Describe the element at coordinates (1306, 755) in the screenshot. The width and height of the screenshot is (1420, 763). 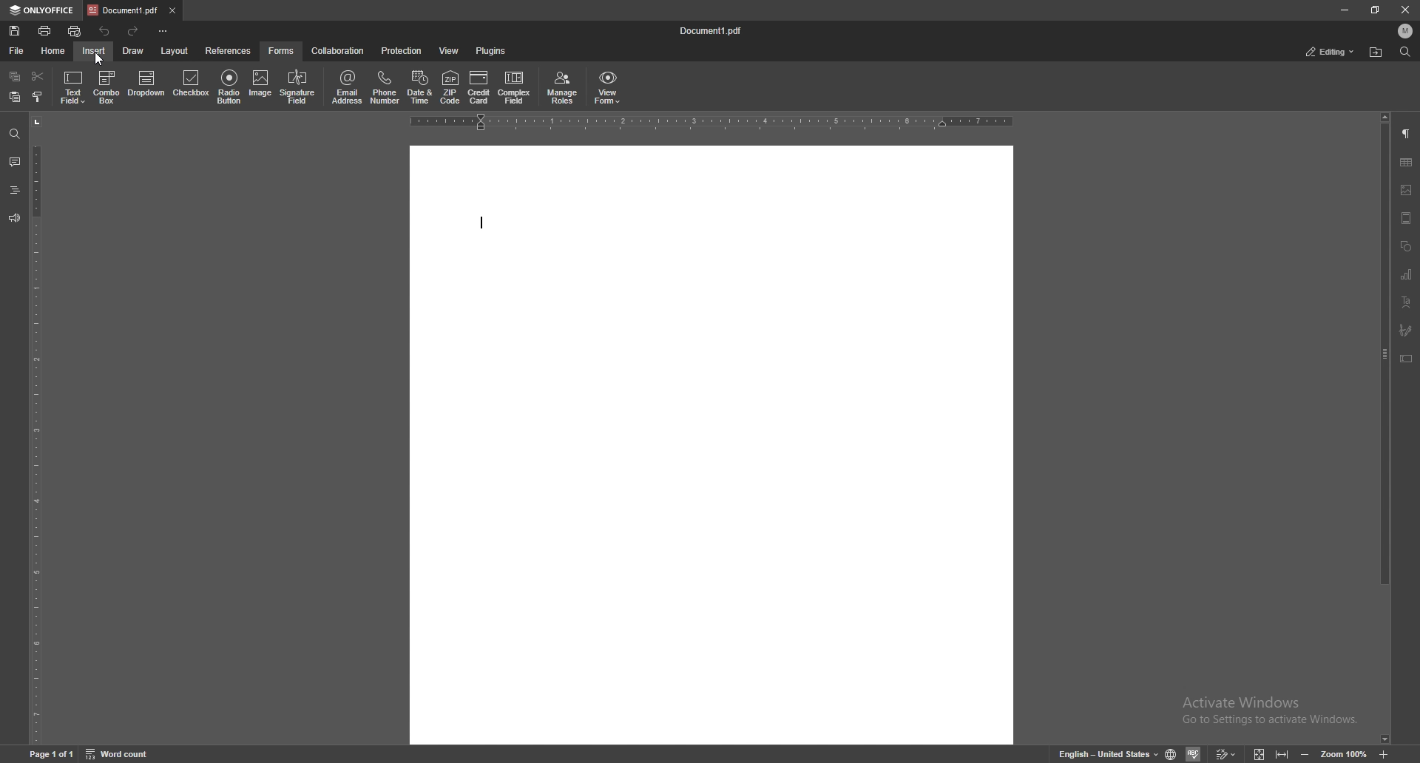
I see `zoom out` at that location.